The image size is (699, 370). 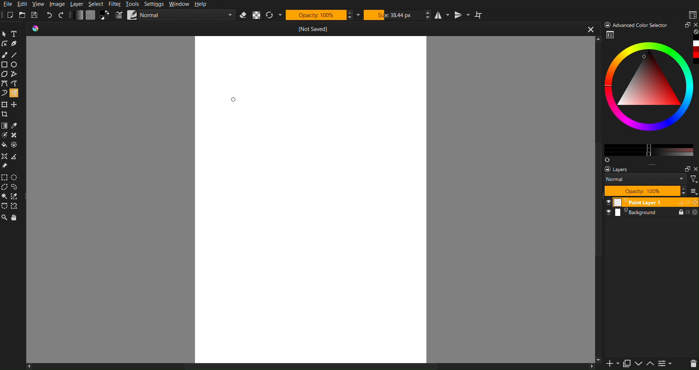 What do you see at coordinates (5, 206) in the screenshot?
I see `Path Selection Tool` at bounding box center [5, 206].